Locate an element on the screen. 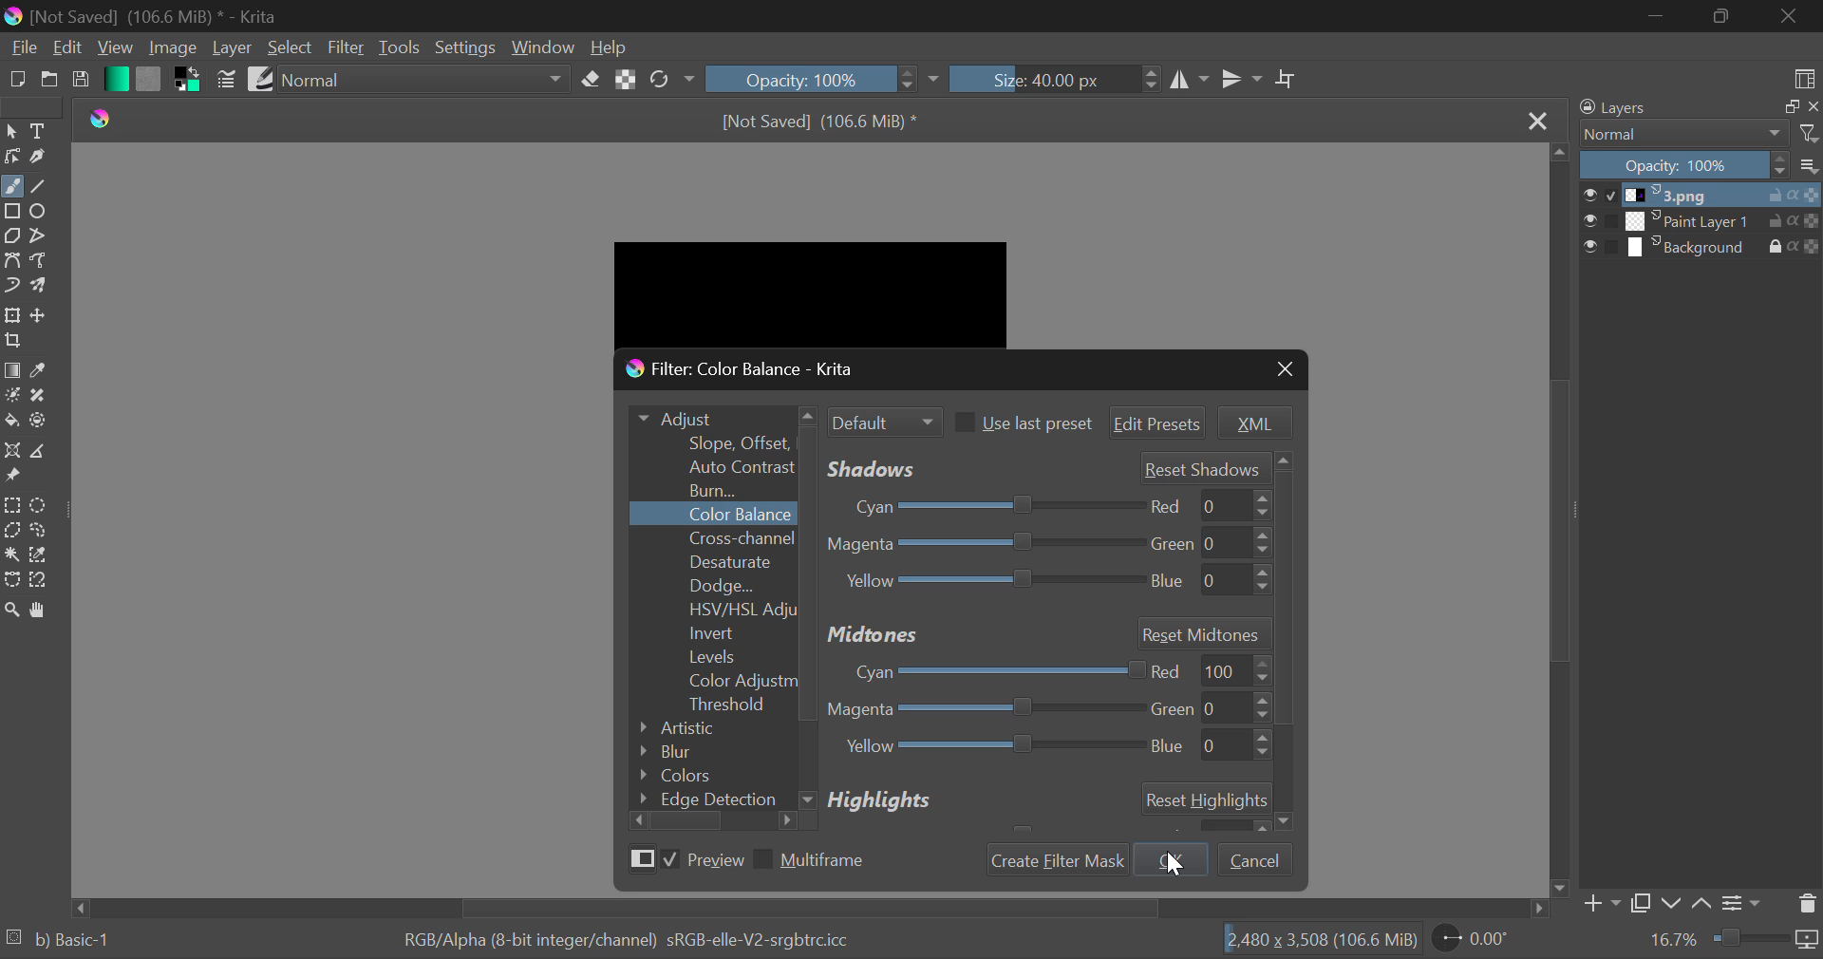 The width and height of the screenshot is (1823, 959). Circular Selection is located at coordinates (41, 503).